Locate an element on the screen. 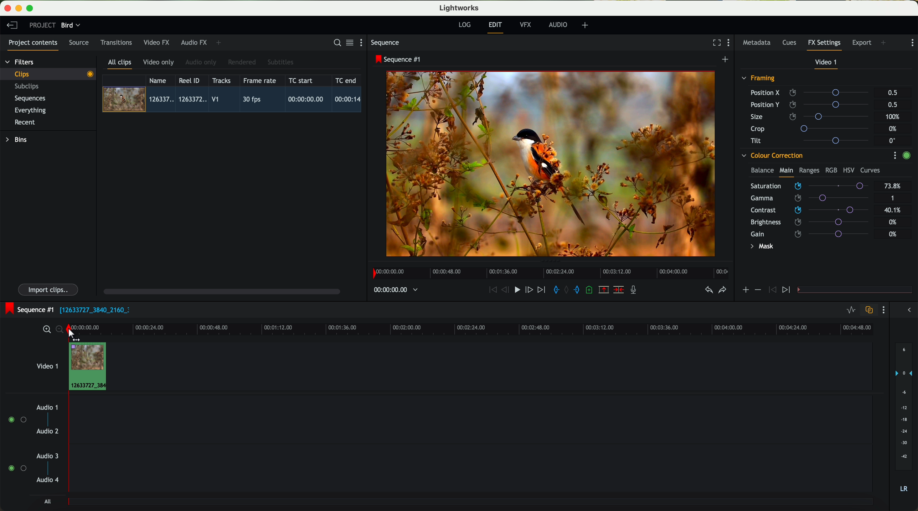  audio output level (d/B) is located at coordinates (904, 420).